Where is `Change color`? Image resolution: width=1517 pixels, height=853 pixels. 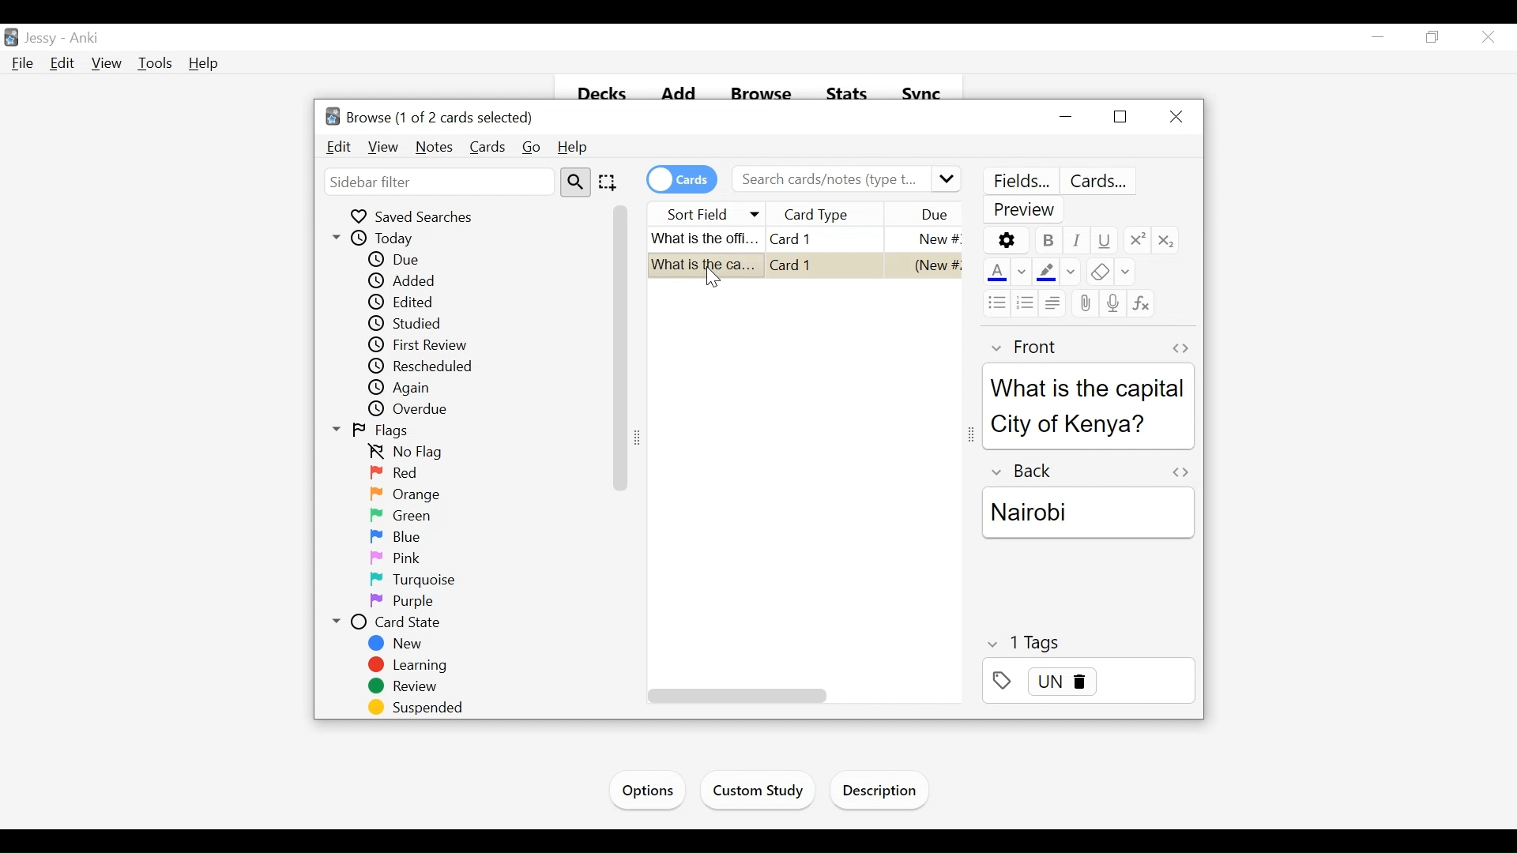
Change color is located at coordinates (1022, 273).